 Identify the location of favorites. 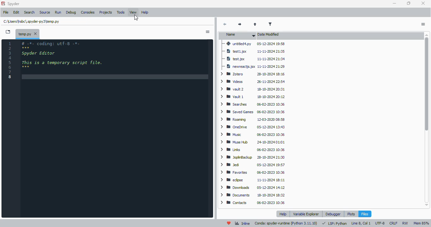
(252, 173).